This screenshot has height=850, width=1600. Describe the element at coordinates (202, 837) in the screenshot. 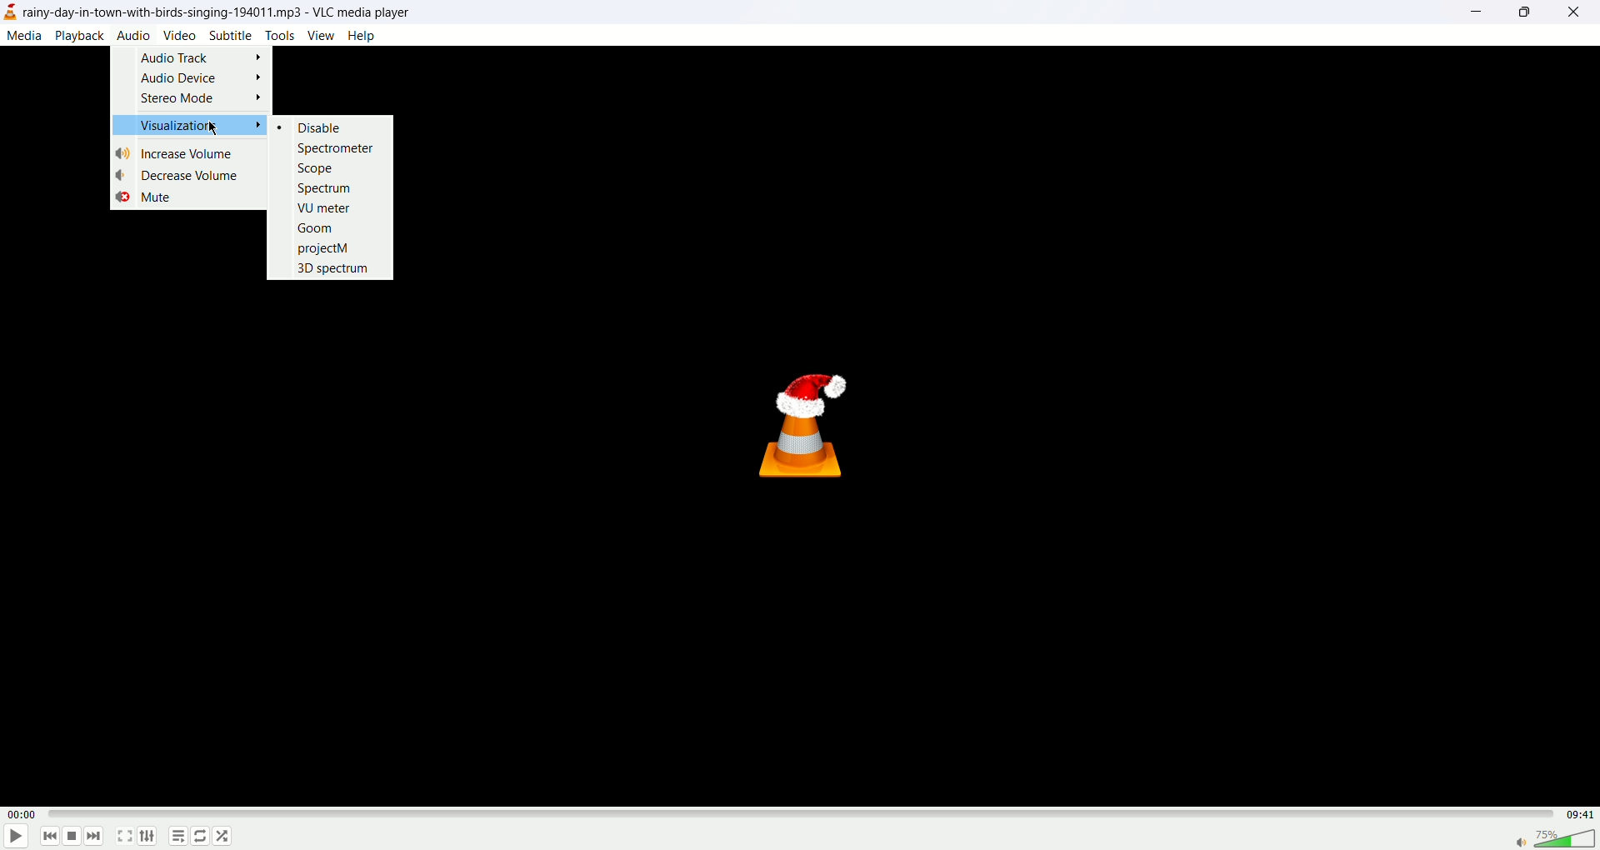

I see `loop` at that location.